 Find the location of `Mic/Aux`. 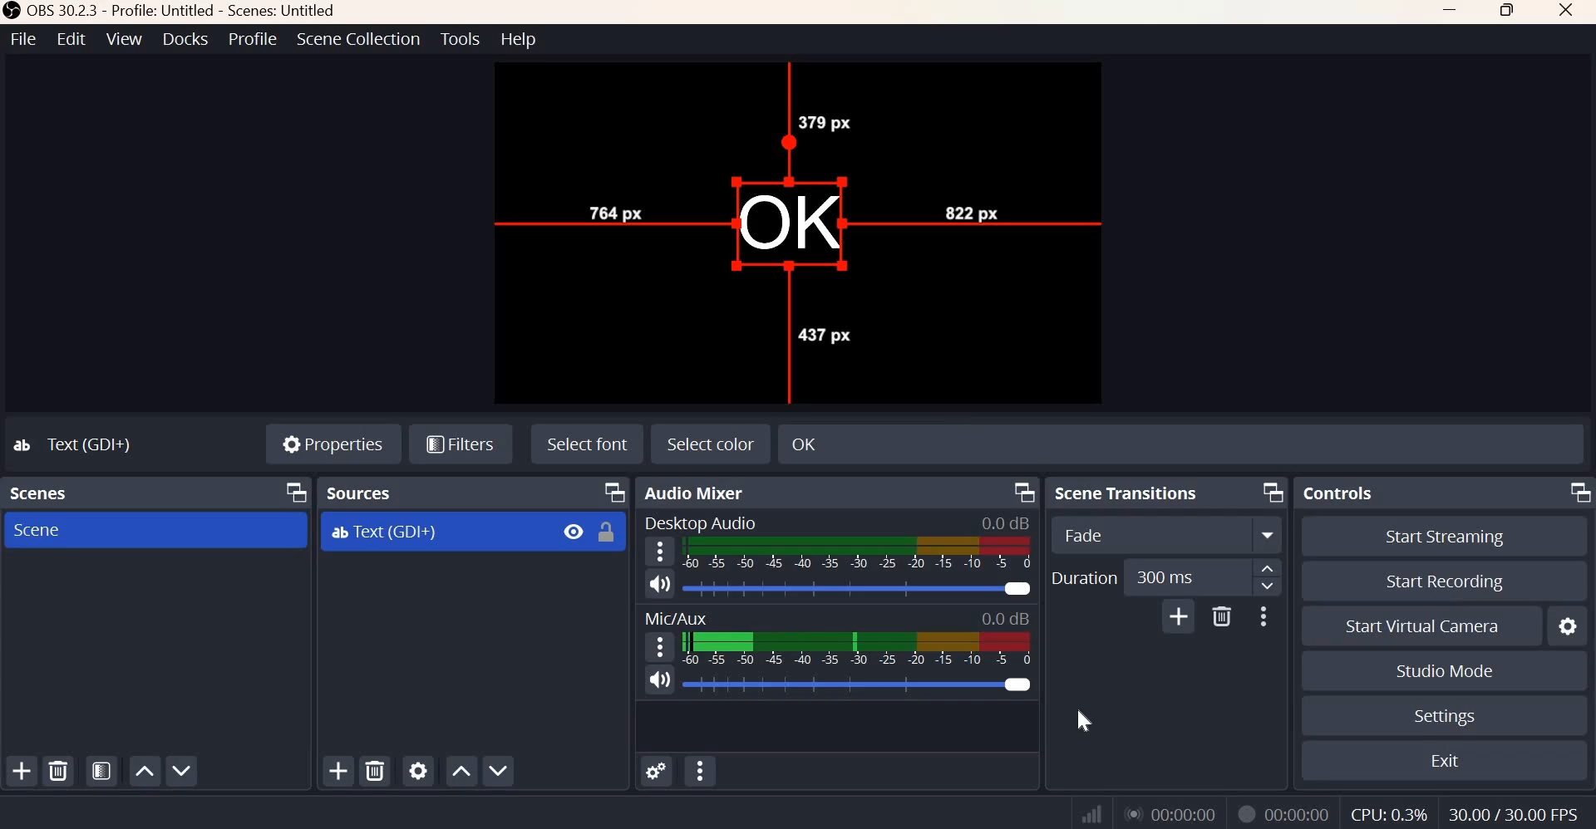

Mic/Aux is located at coordinates (674, 616).